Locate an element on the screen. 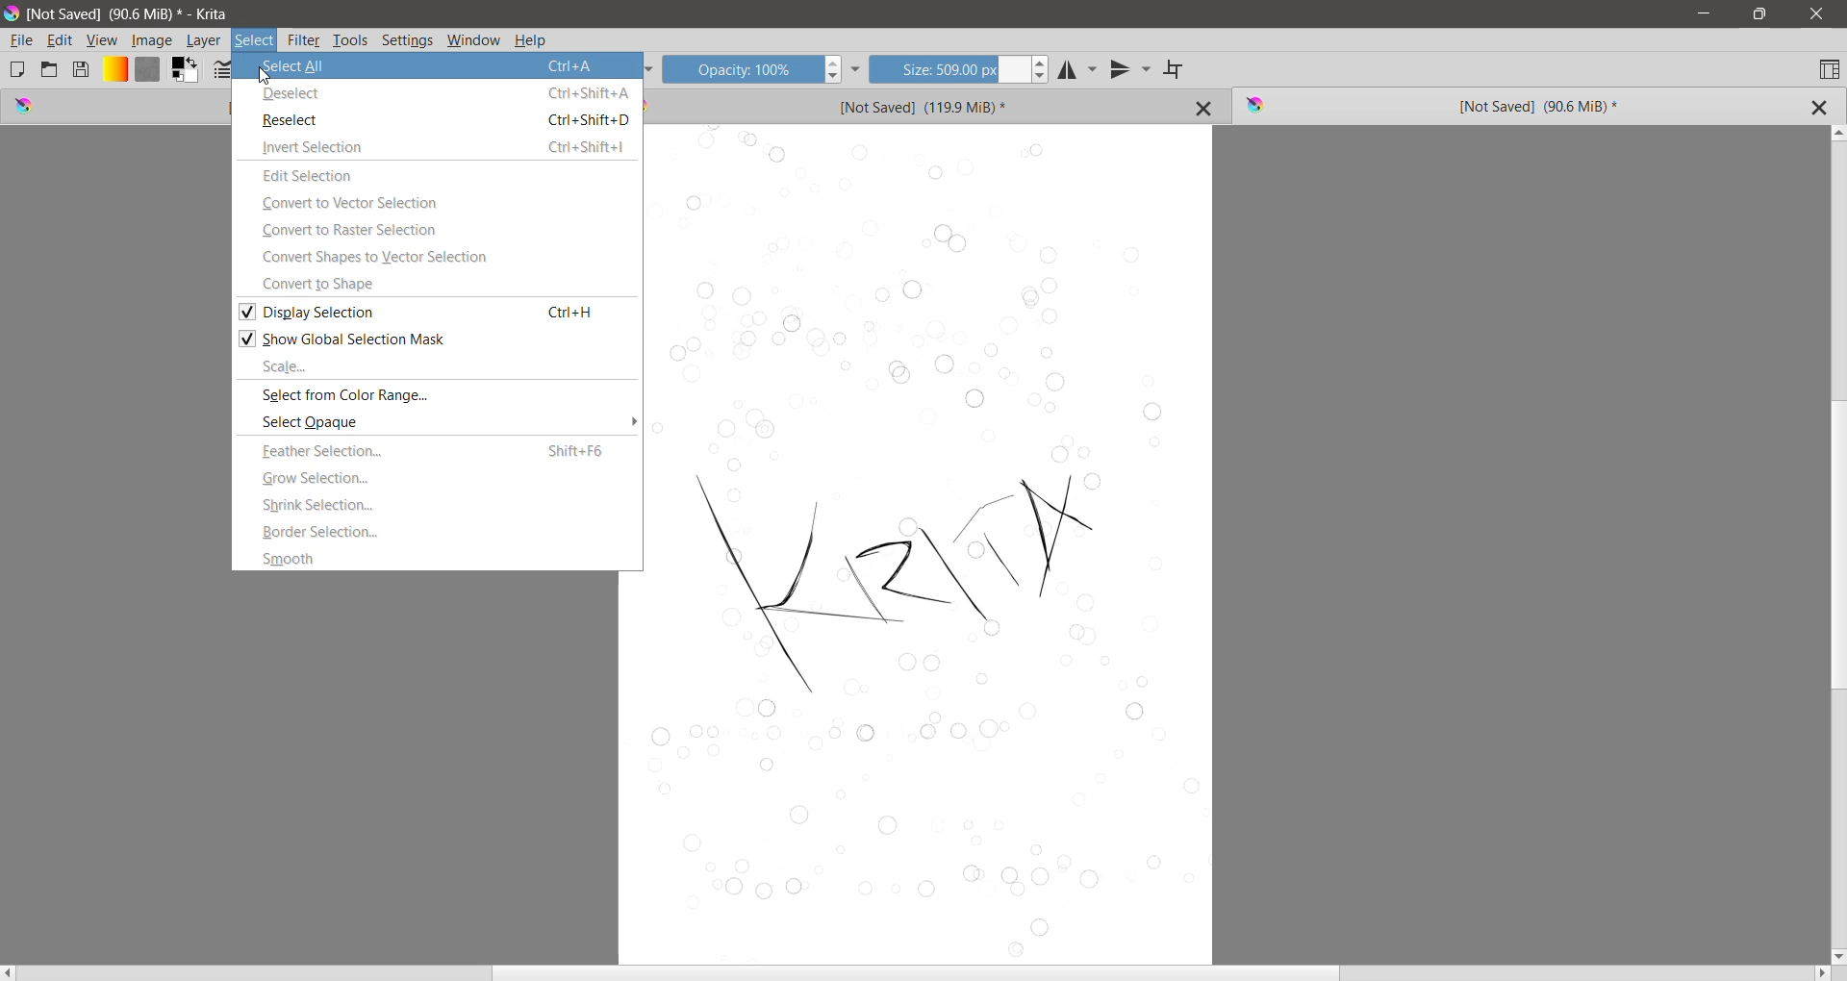 The width and height of the screenshot is (1847, 981). Edit Brush settings is located at coordinates (222, 71).